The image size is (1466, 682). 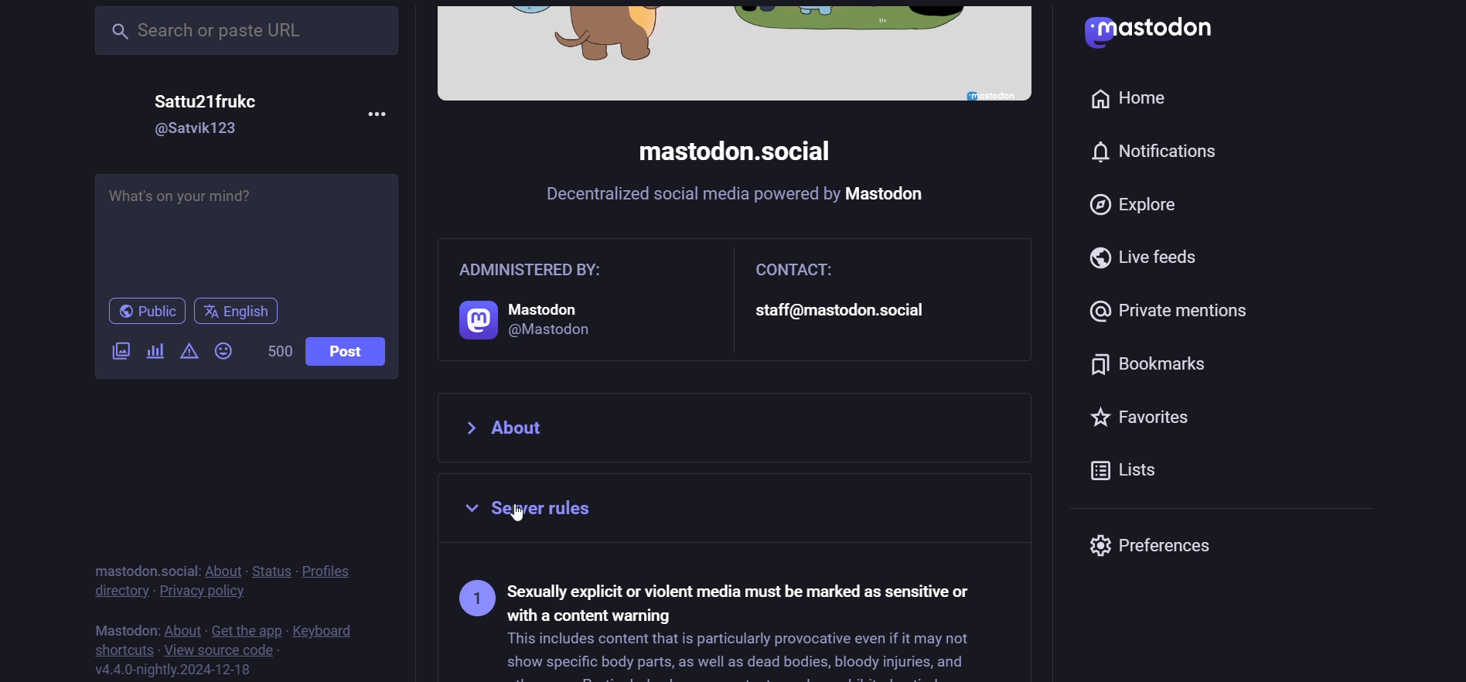 I want to click on server rules, so click(x=720, y=619).